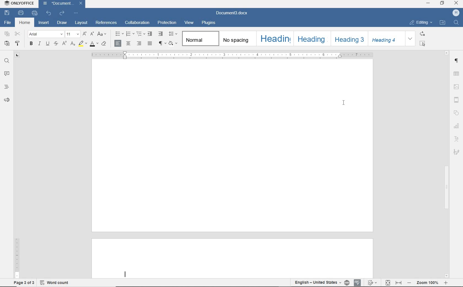 The height and width of the screenshot is (287, 463). I want to click on DOCUMENT3.docx, so click(232, 13).